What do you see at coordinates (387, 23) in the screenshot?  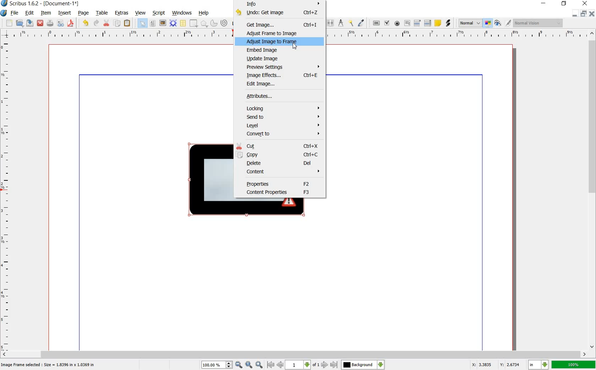 I see `pdf check box` at bounding box center [387, 23].